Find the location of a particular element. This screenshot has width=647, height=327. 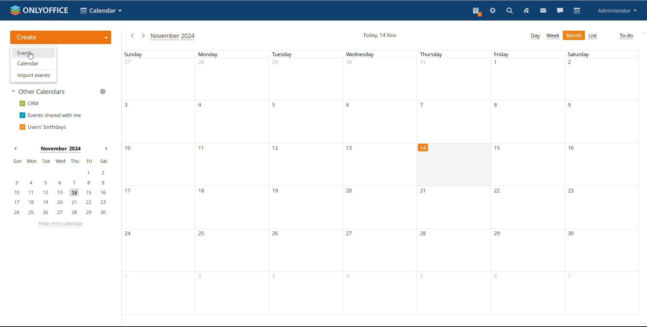

logo is located at coordinates (39, 10).